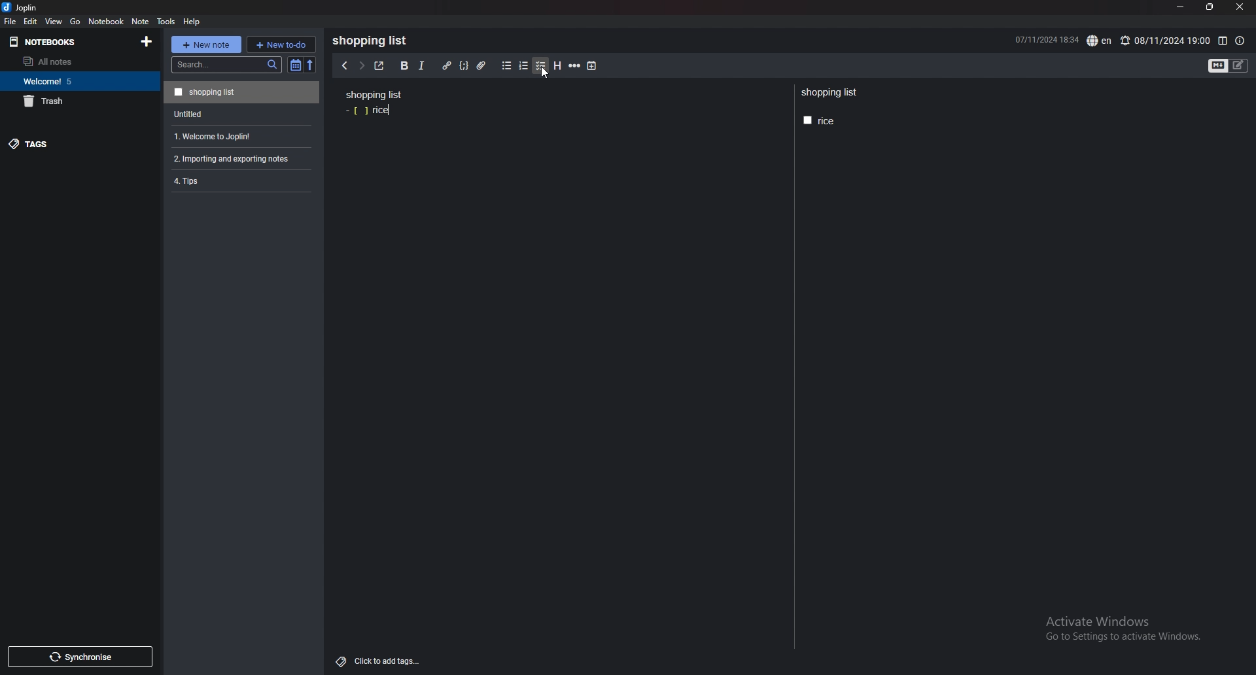  What do you see at coordinates (141, 22) in the screenshot?
I see `note` at bounding box center [141, 22].